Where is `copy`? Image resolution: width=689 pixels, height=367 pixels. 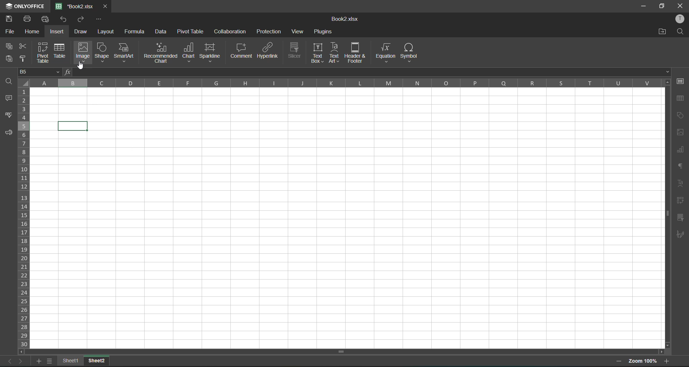 copy is located at coordinates (9, 46).